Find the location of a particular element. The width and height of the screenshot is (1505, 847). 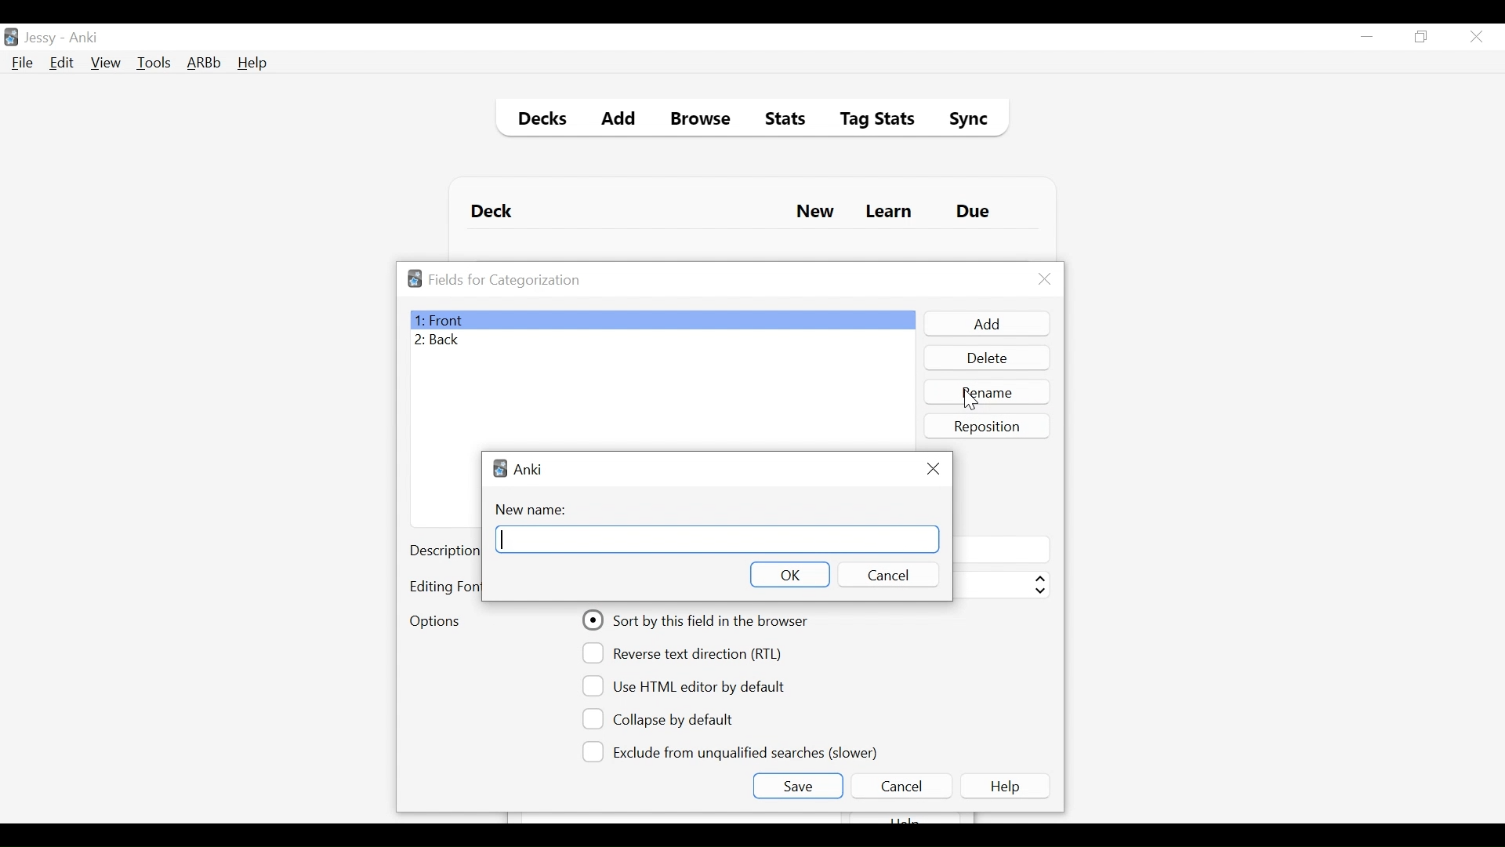

Cursor is located at coordinates (970, 400).